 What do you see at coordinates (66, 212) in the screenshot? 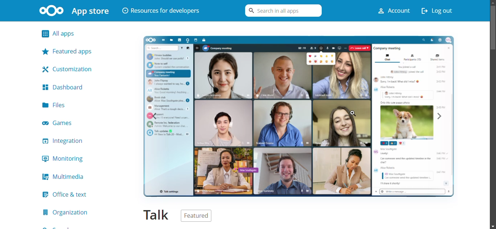
I see `organization` at bounding box center [66, 212].